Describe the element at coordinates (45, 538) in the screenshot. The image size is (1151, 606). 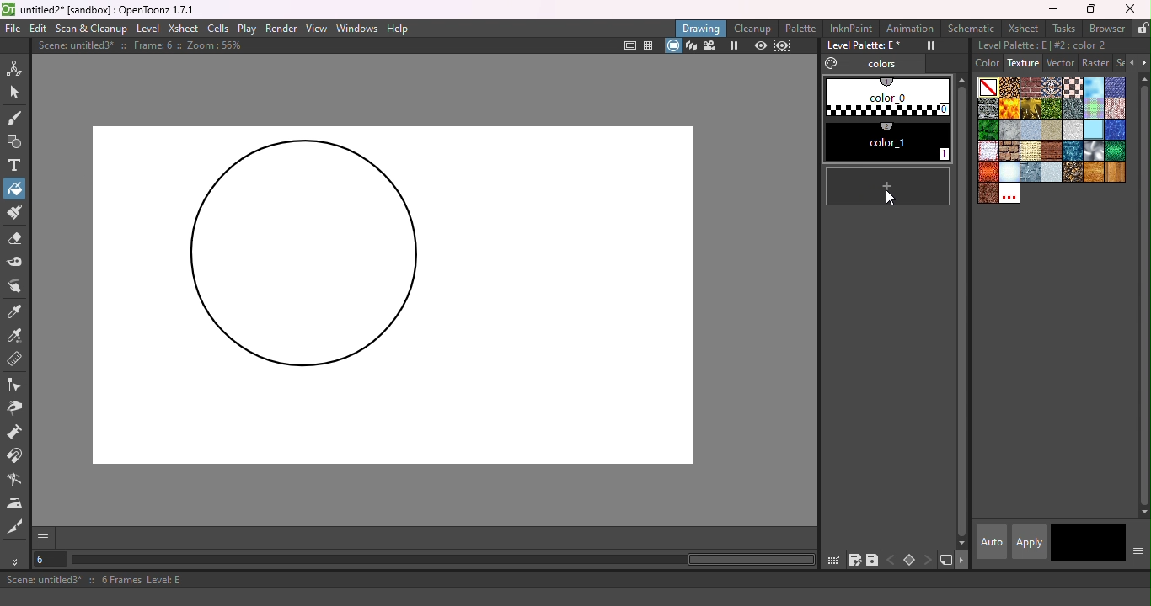
I see `GUI show/hide` at that location.